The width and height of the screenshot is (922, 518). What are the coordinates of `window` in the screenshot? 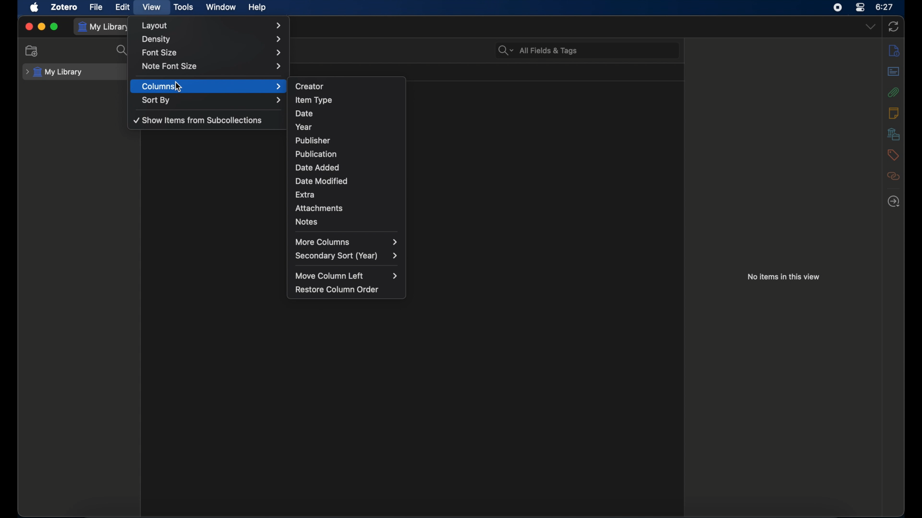 It's located at (221, 7).